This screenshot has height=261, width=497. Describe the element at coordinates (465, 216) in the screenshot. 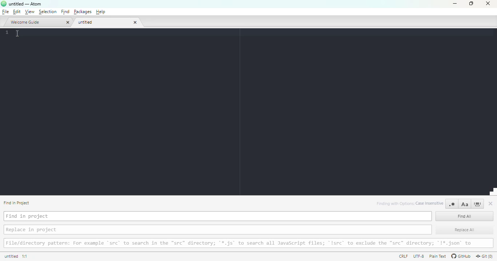

I see `find all` at that location.